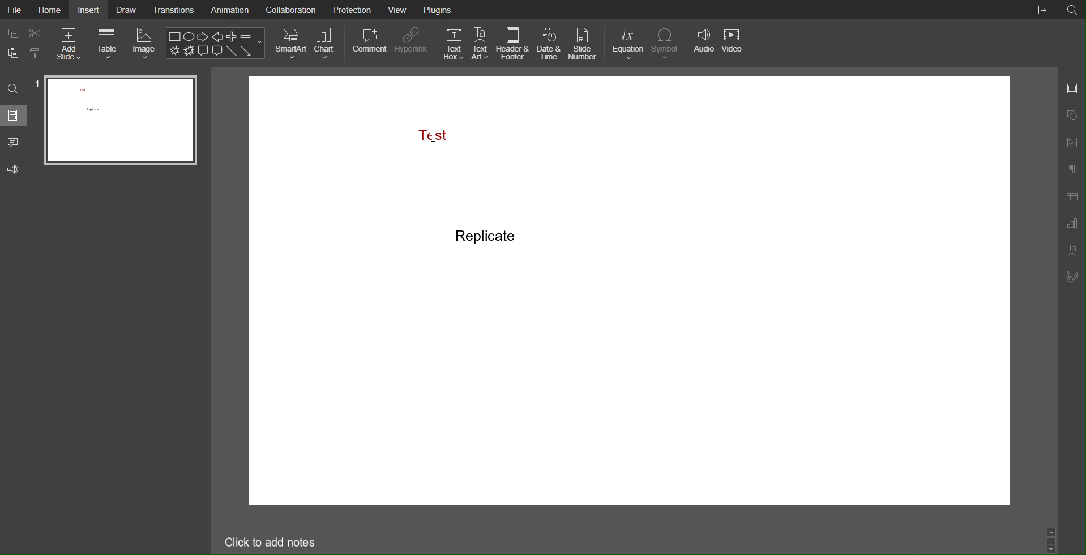 This screenshot has width=1086, height=555. I want to click on Images, so click(1072, 140).